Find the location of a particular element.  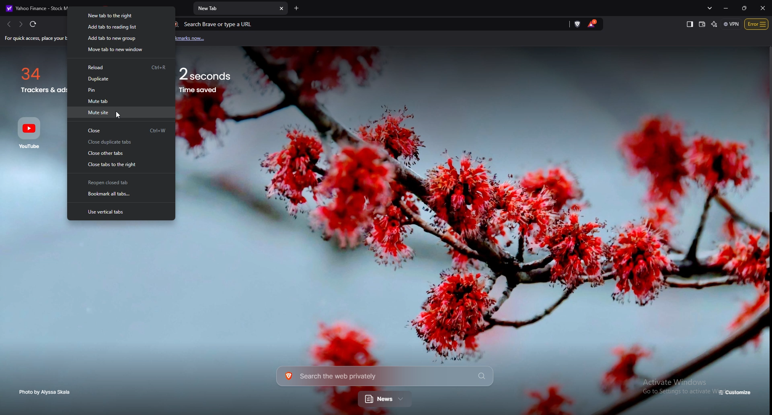

move tab to new window is located at coordinates (122, 50).